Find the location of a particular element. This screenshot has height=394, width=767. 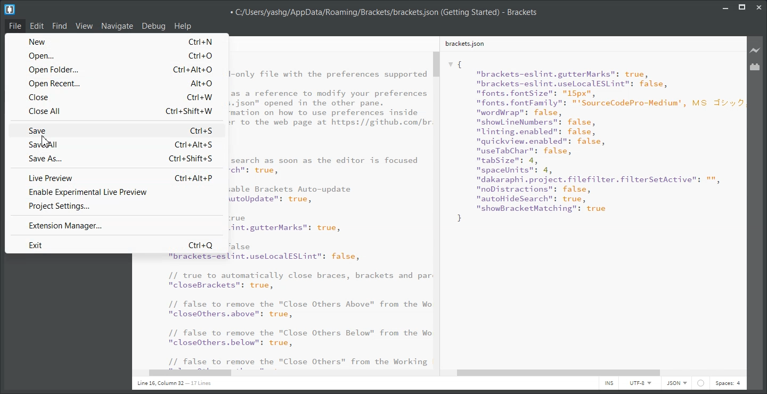

Save all    Ctrl+Alt+S is located at coordinates (117, 145).